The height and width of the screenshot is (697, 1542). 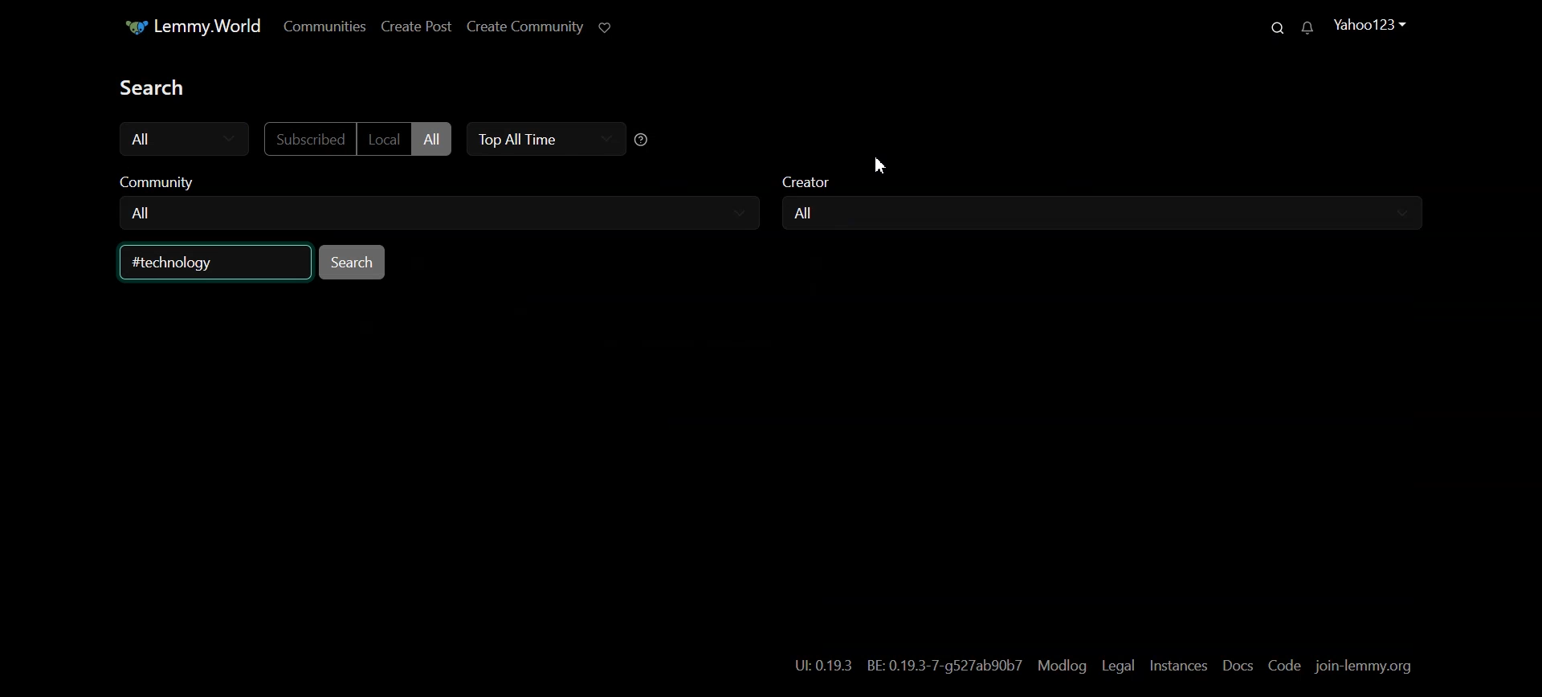 What do you see at coordinates (1107, 185) in the screenshot?
I see `Creator` at bounding box center [1107, 185].